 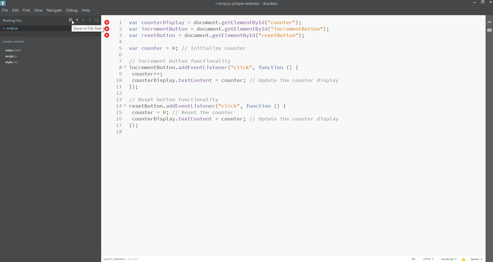 I want to click on search bar, so click(x=96, y=20).